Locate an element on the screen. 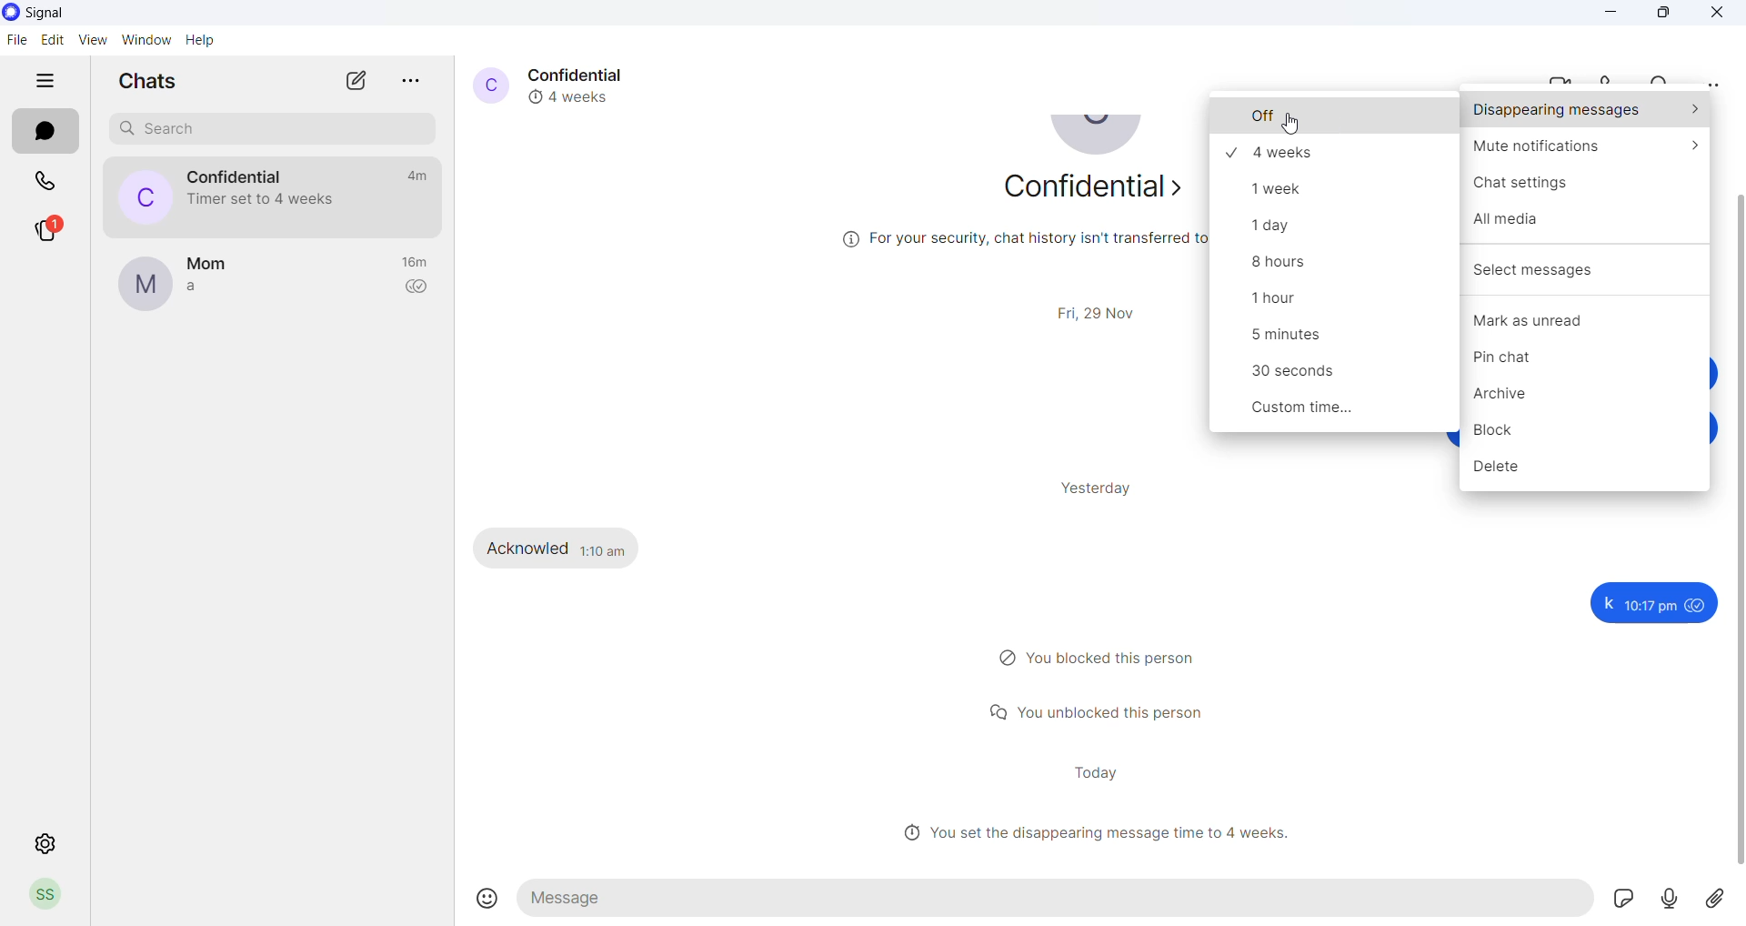 This screenshot has width=1746, height=926. mark as unread is located at coordinates (1586, 322).